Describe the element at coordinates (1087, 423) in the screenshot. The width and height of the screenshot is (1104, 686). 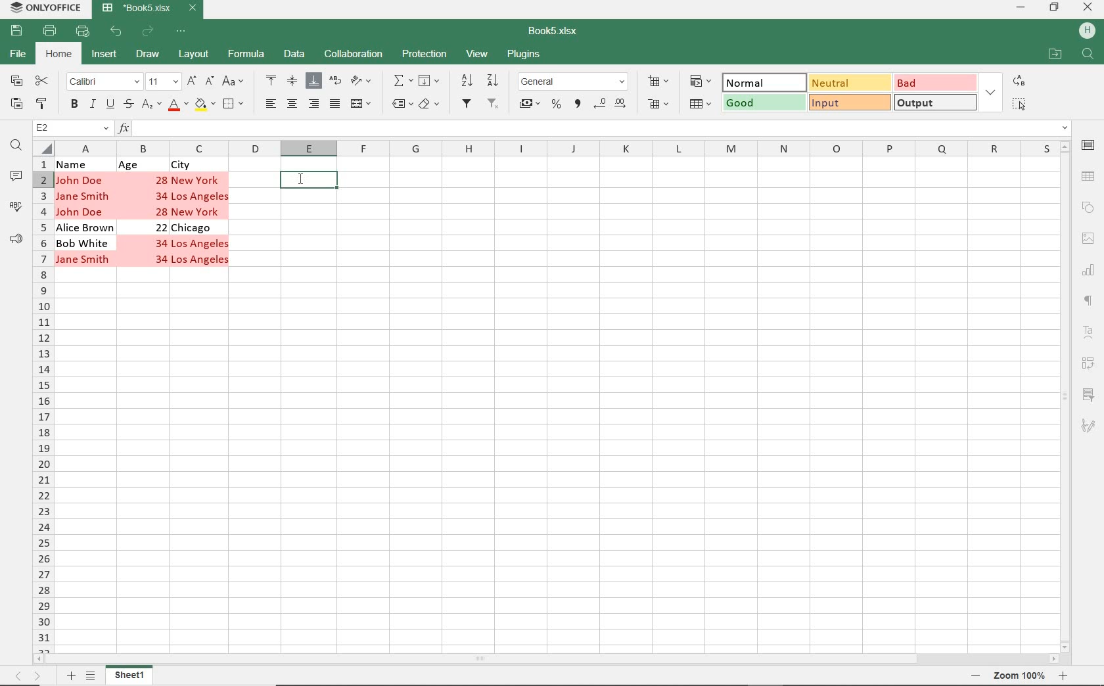
I see `SIGNATURE` at that location.